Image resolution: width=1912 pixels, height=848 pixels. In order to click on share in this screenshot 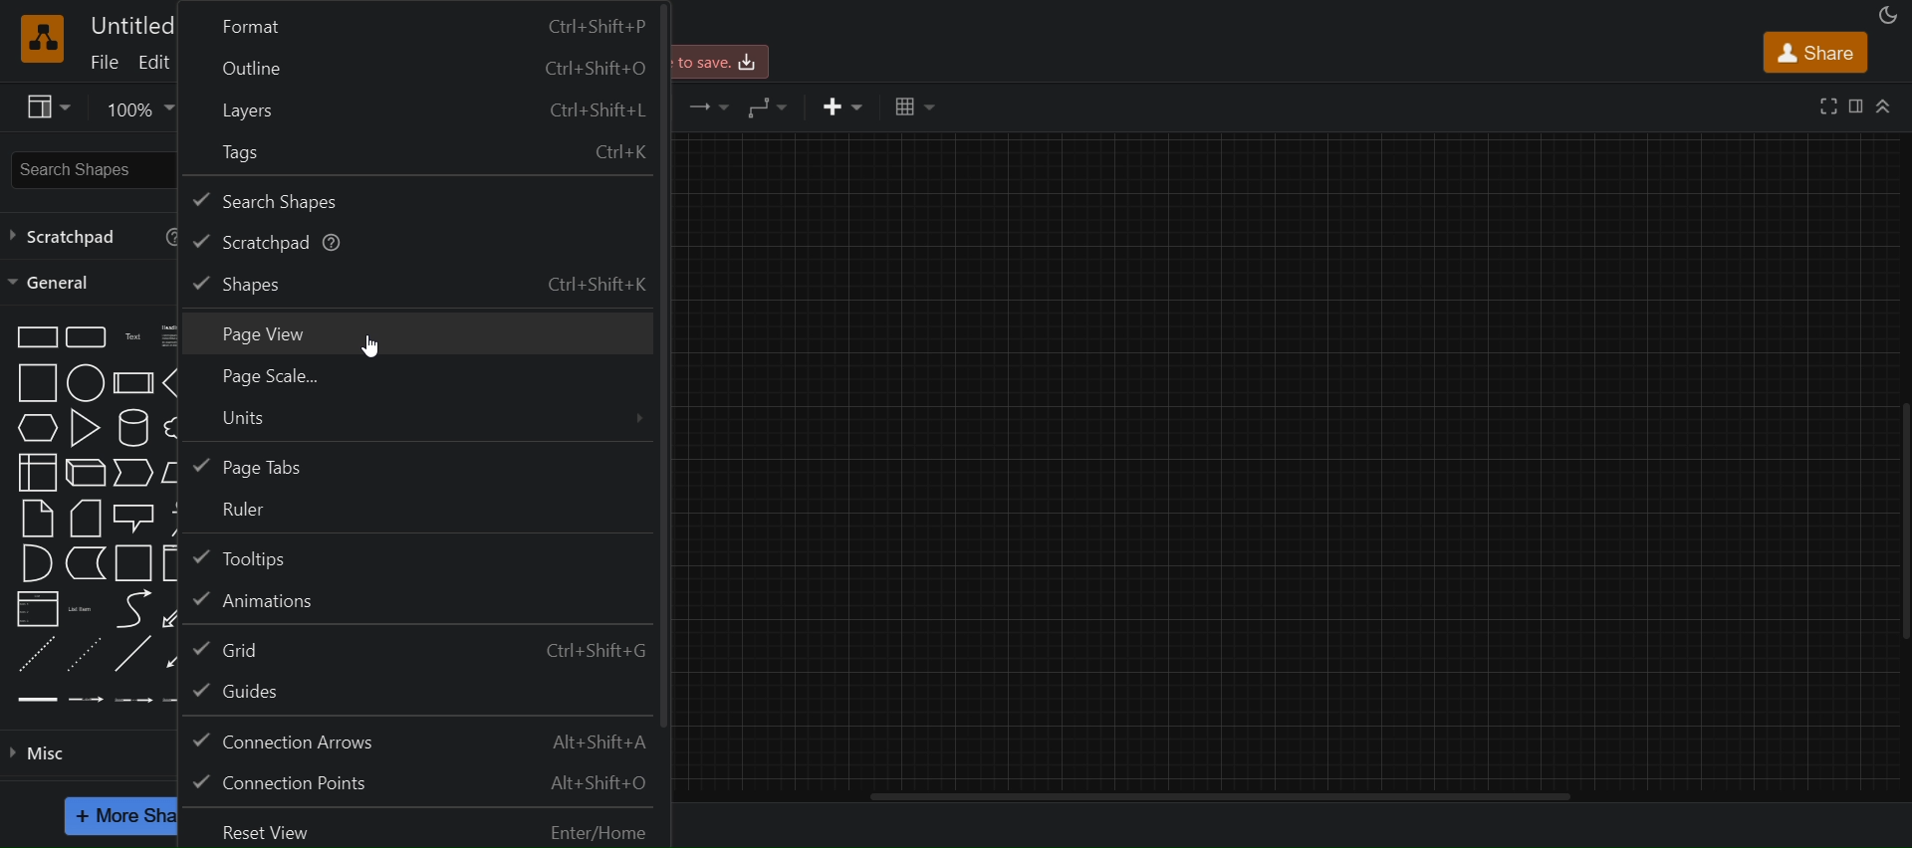, I will do `click(1816, 50)`.